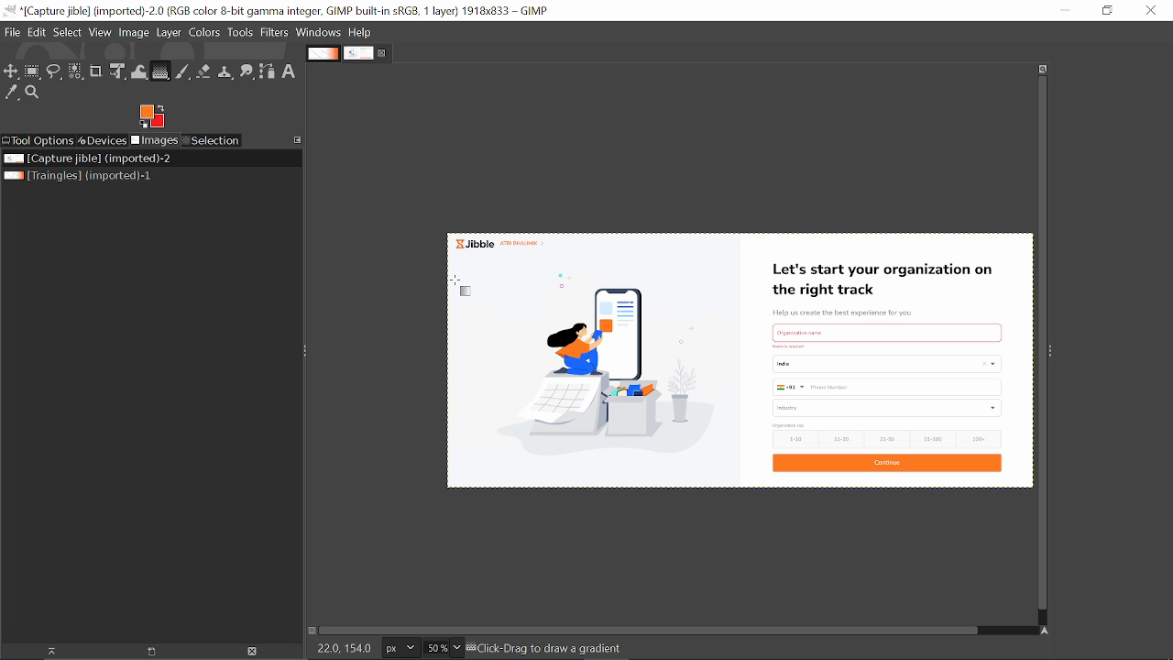 This screenshot has height=660, width=1173. I want to click on Units of the image, so click(403, 648).